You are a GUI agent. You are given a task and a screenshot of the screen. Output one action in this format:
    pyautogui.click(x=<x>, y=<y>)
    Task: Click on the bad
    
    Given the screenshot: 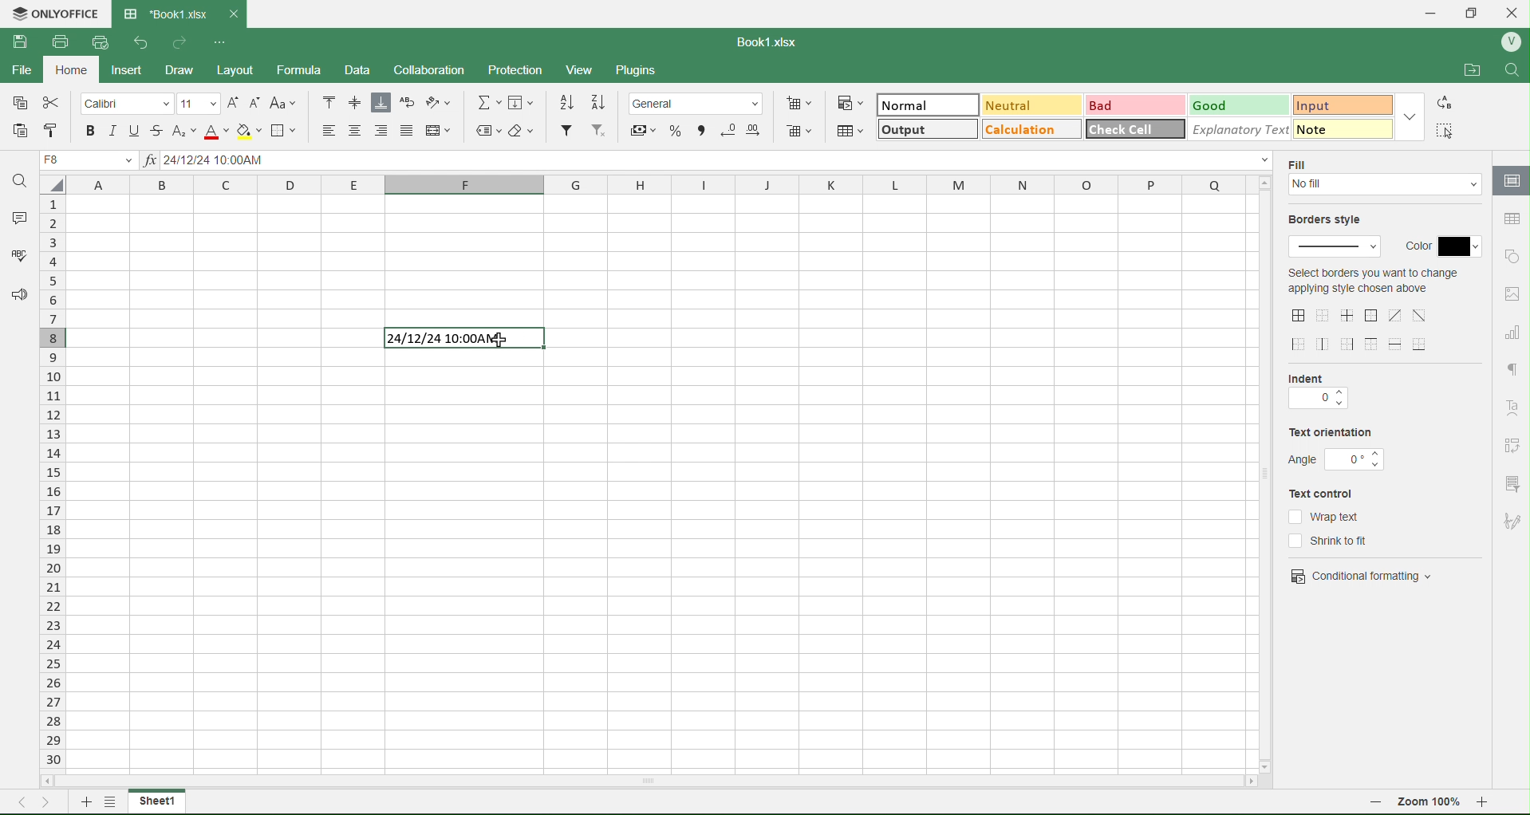 What is the action you would take?
    pyautogui.click(x=1105, y=104)
    